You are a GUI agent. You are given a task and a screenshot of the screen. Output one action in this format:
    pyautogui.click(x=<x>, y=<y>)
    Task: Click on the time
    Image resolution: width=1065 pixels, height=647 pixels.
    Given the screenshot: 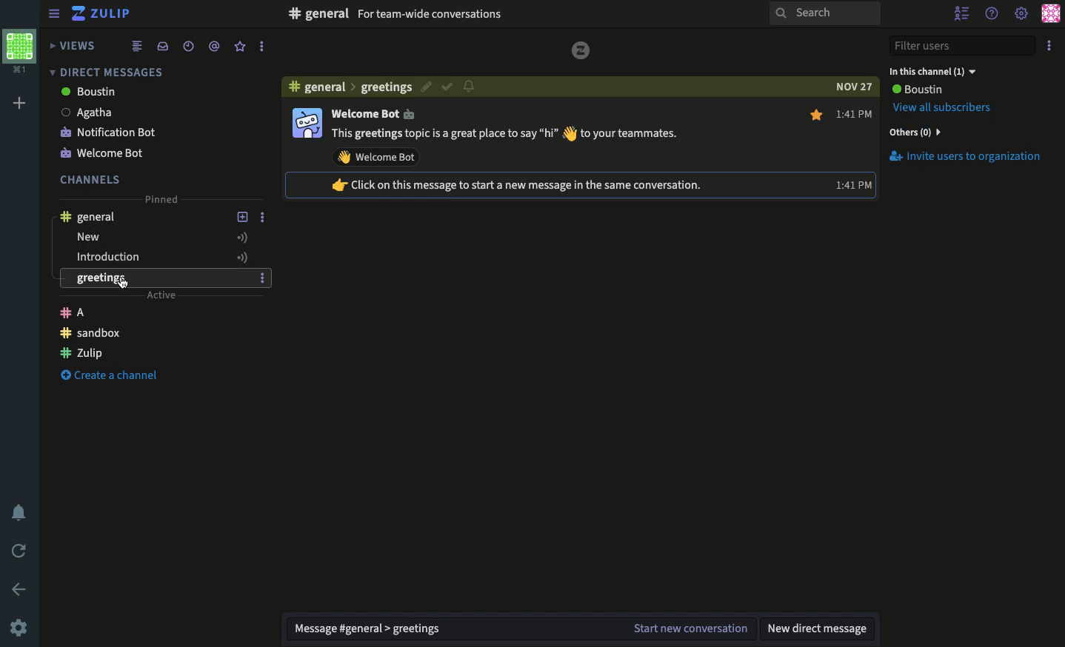 What is the action you would take?
    pyautogui.click(x=855, y=184)
    